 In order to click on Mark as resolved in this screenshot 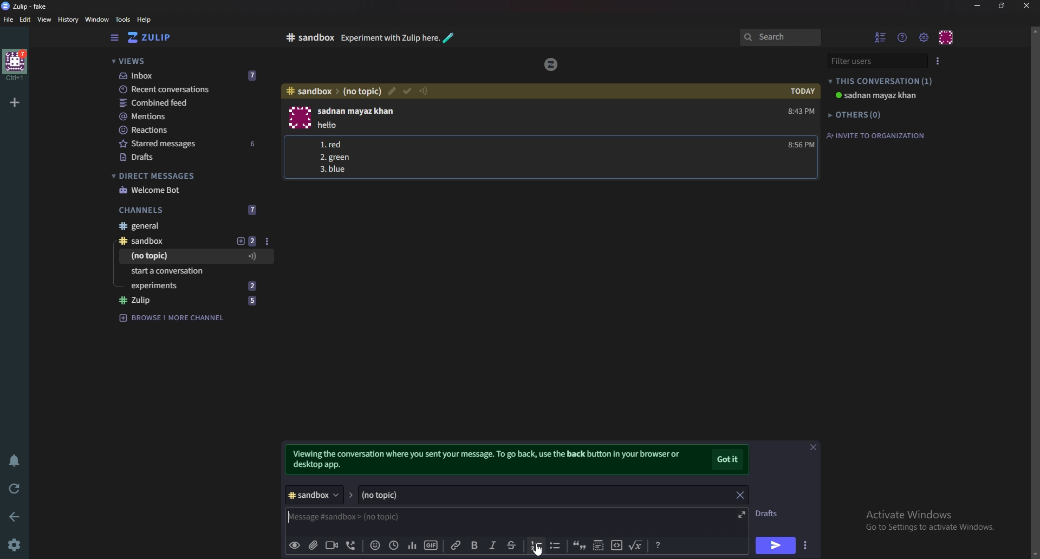, I will do `click(406, 90)`.